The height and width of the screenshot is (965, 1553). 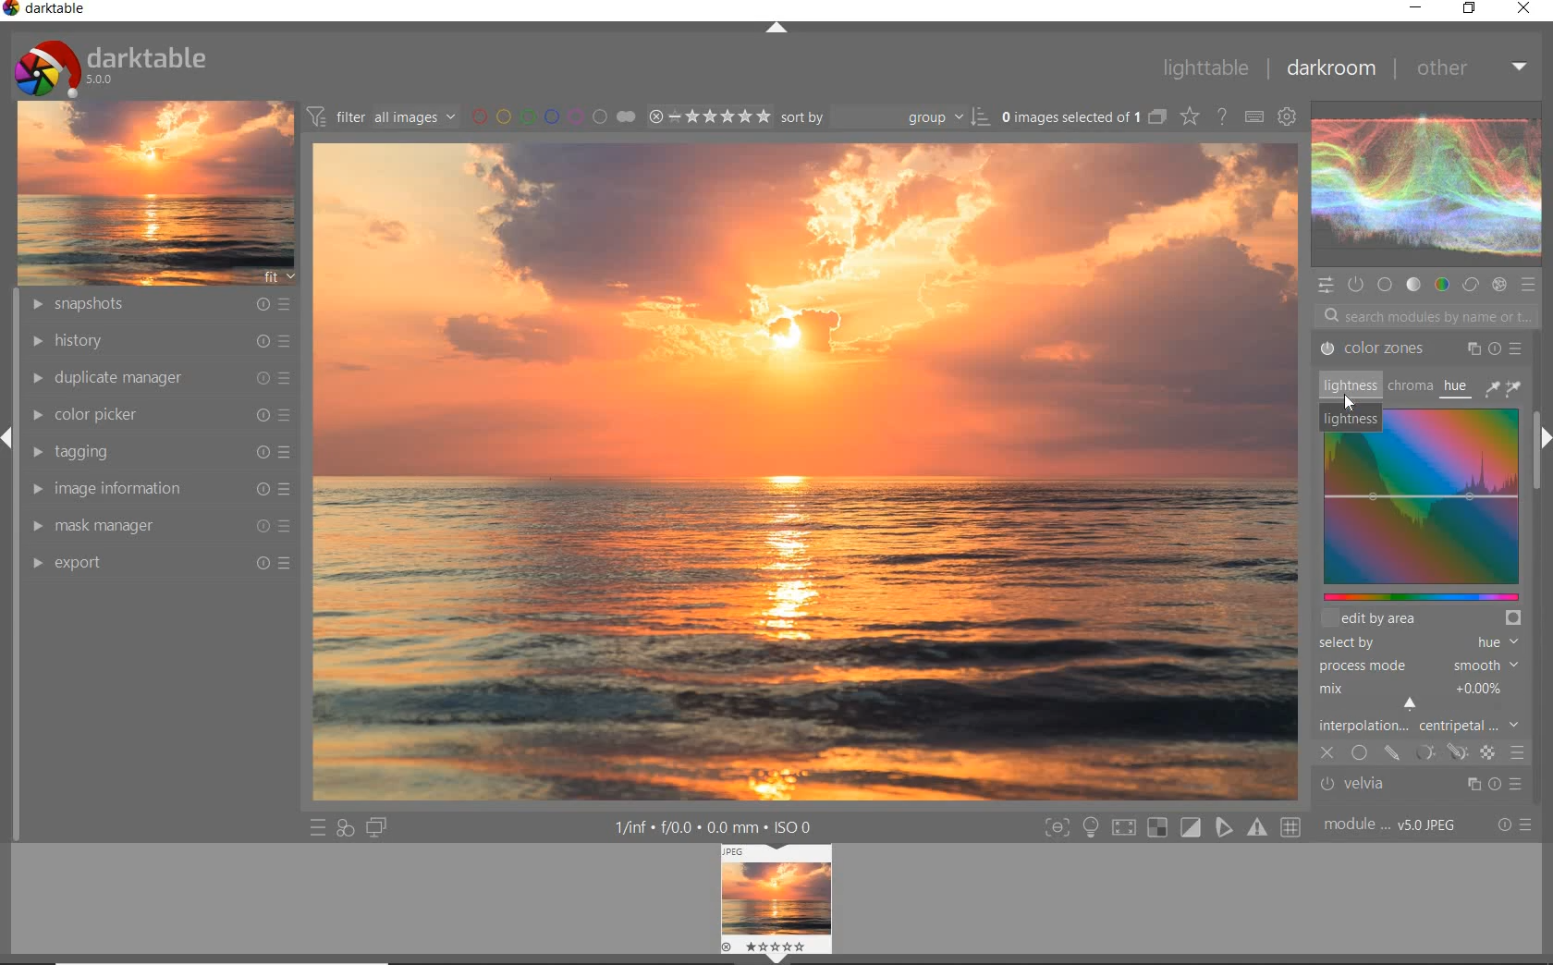 What do you see at coordinates (1471, 286) in the screenshot?
I see `CORRECT` at bounding box center [1471, 286].